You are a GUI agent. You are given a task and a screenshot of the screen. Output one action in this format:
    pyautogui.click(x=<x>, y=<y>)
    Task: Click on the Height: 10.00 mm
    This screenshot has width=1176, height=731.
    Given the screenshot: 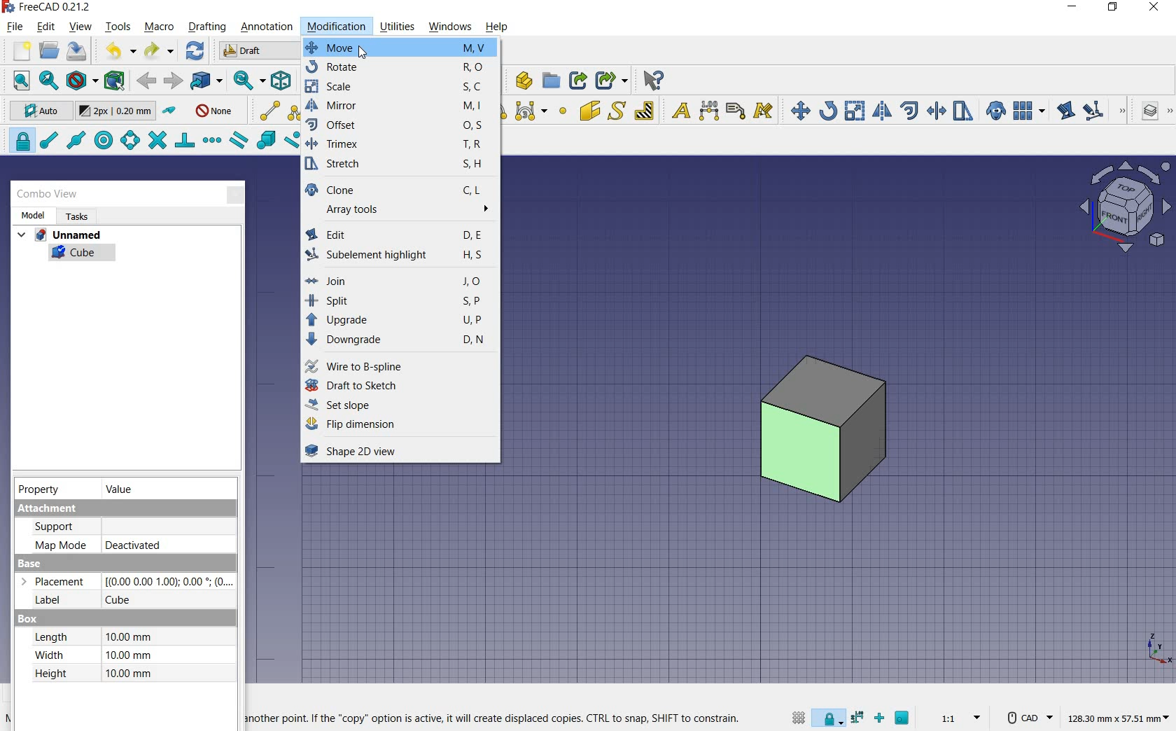 What is the action you would take?
    pyautogui.click(x=95, y=674)
    